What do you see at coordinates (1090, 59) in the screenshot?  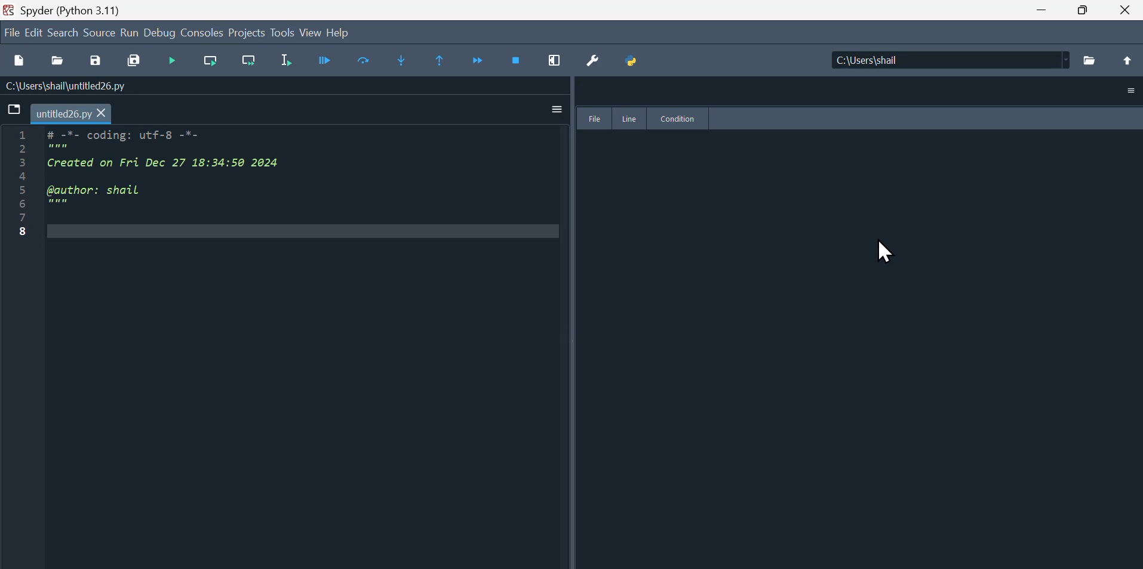 I see `Browse` at bounding box center [1090, 59].